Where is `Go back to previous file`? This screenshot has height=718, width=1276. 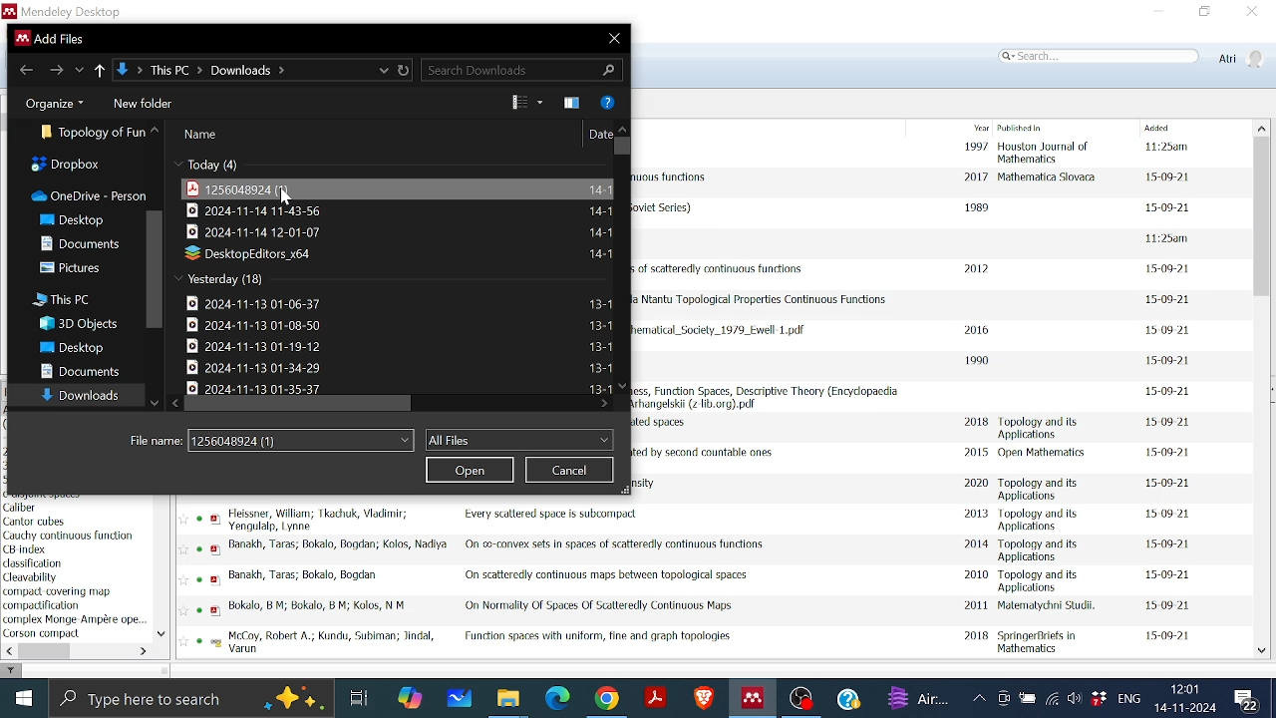 Go back to previous file is located at coordinates (27, 69).